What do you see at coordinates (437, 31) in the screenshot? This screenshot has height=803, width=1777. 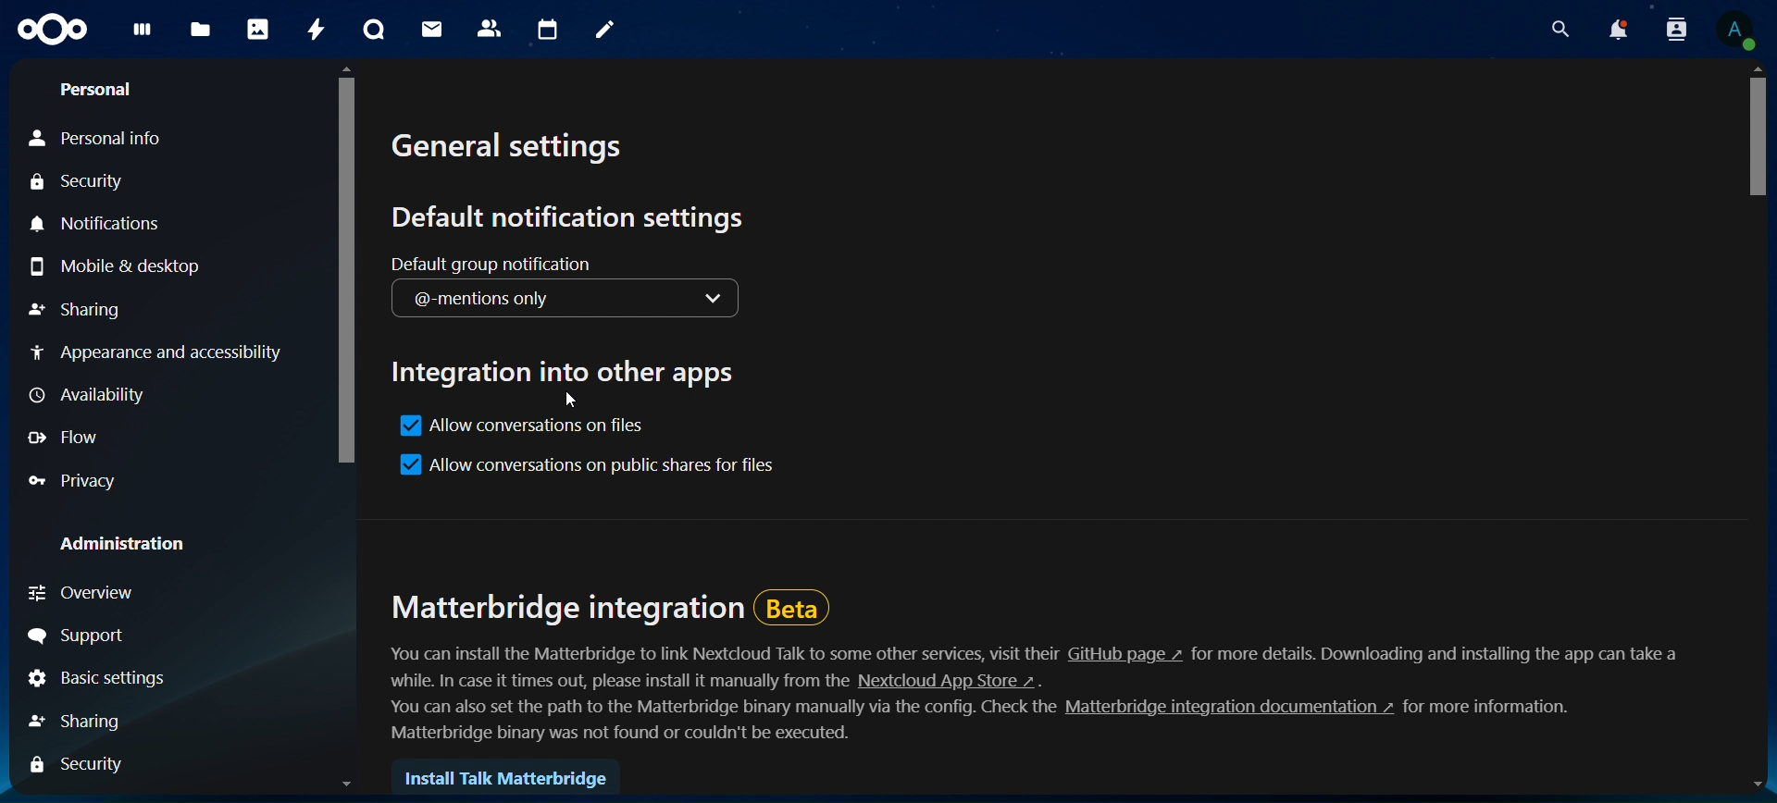 I see `mail` at bounding box center [437, 31].